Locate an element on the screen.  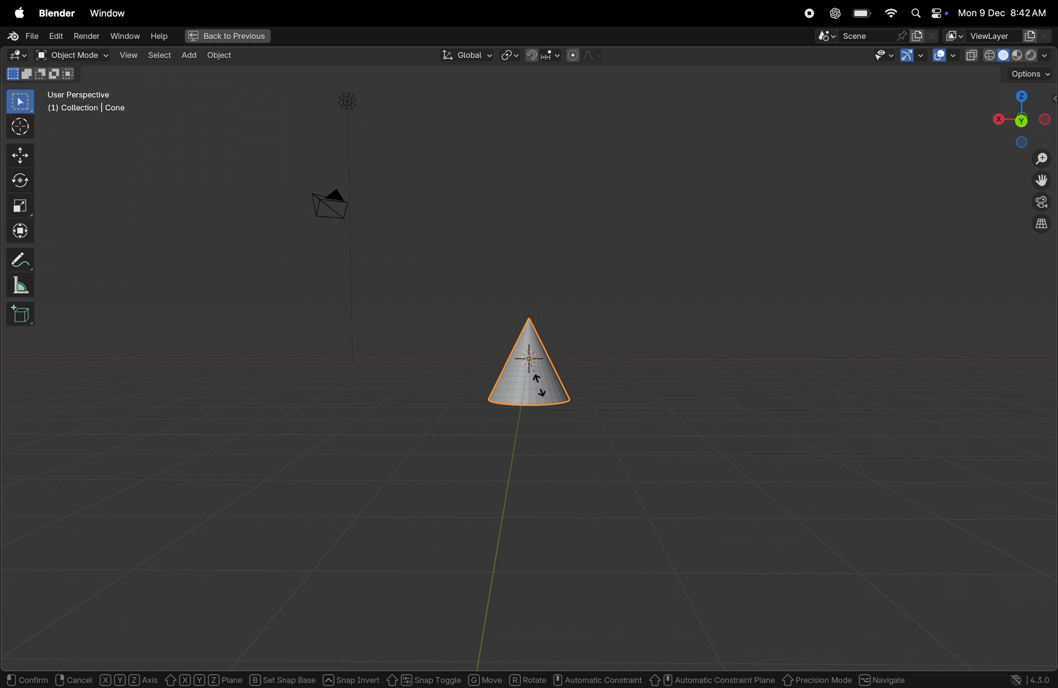
transform pviot is located at coordinates (509, 56).